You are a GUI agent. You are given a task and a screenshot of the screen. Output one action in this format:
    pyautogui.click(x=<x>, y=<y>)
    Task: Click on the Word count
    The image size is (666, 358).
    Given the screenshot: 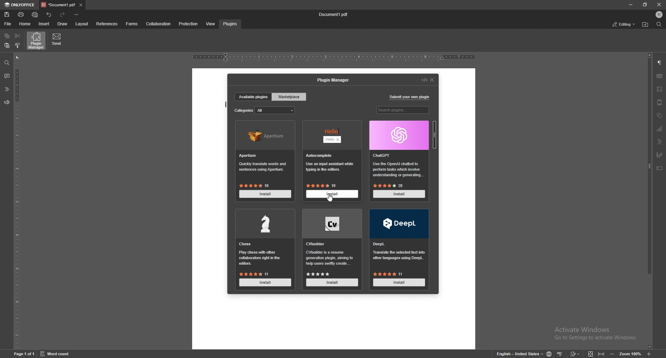 What is the action you would take?
    pyautogui.click(x=58, y=353)
    